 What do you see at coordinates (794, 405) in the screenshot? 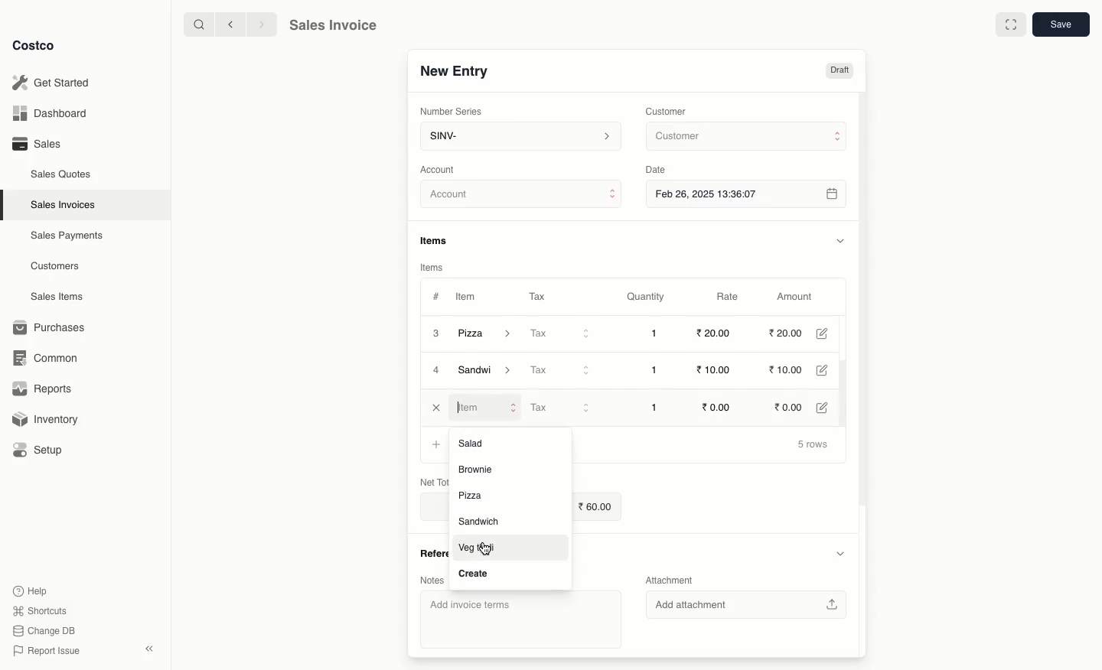
I see `0.00` at bounding box center [794, 405].